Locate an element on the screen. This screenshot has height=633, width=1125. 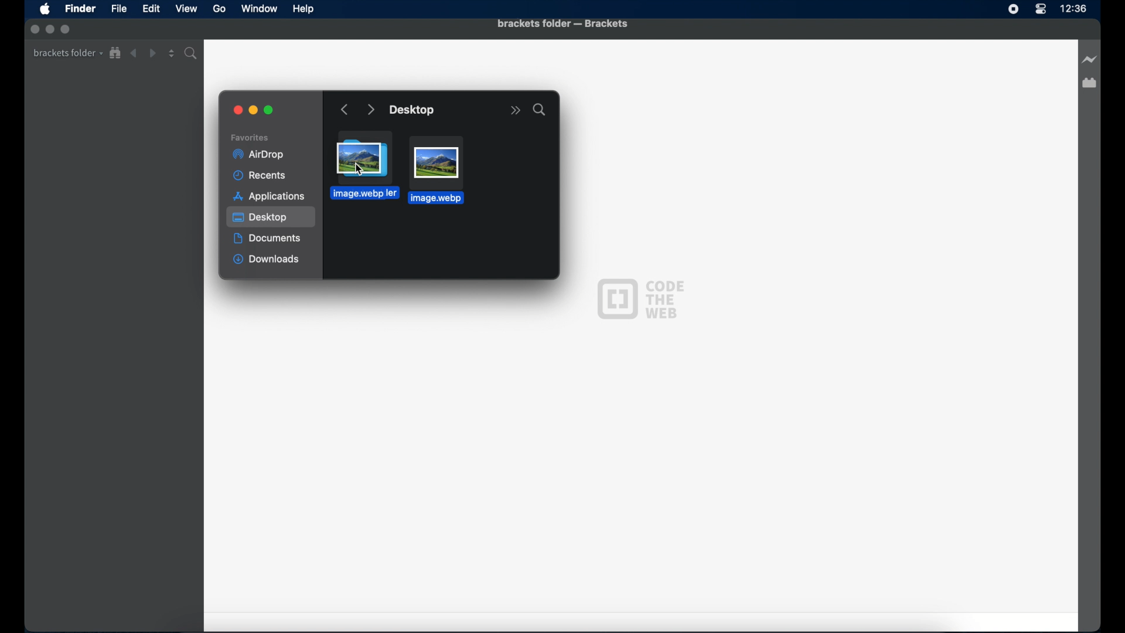
time is located at coordinates (1073, 8).